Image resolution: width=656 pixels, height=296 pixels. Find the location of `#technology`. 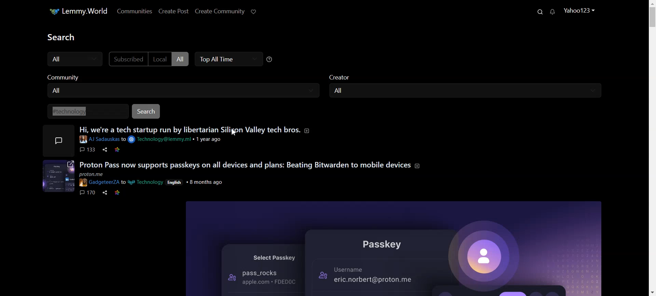

#technology is located at coordinates (86, 111).